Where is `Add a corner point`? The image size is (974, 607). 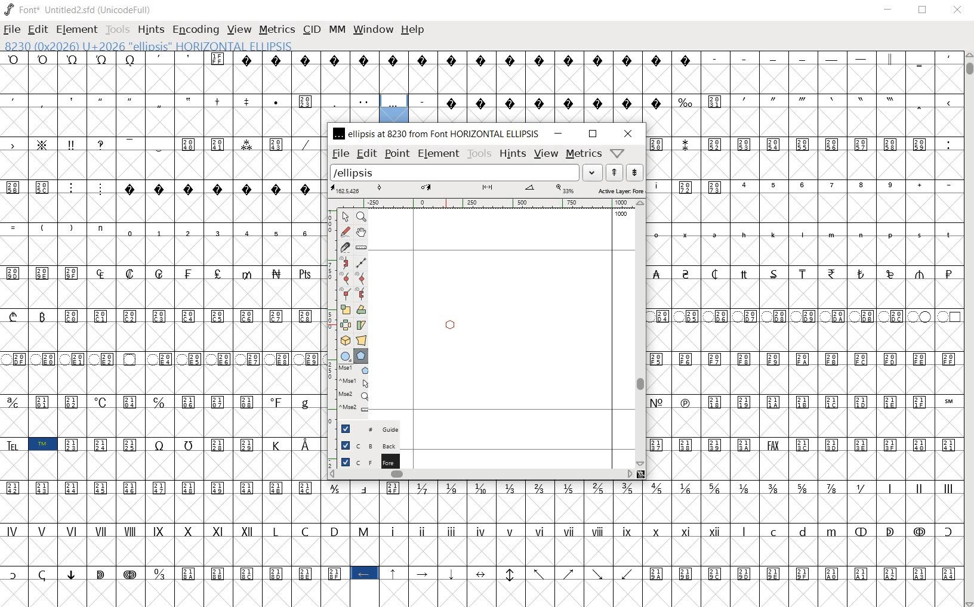
Add a corner point is located at coordinates (344, 293).